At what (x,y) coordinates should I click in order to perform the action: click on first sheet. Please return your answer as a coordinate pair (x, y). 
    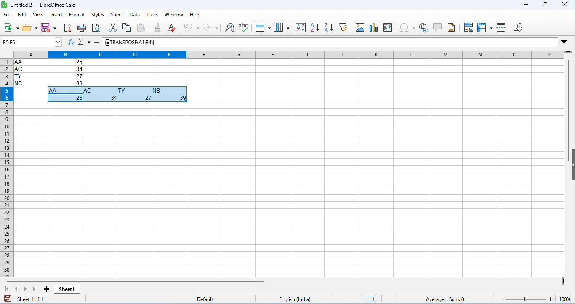
    Looking at the image, I should click on (8, 288).